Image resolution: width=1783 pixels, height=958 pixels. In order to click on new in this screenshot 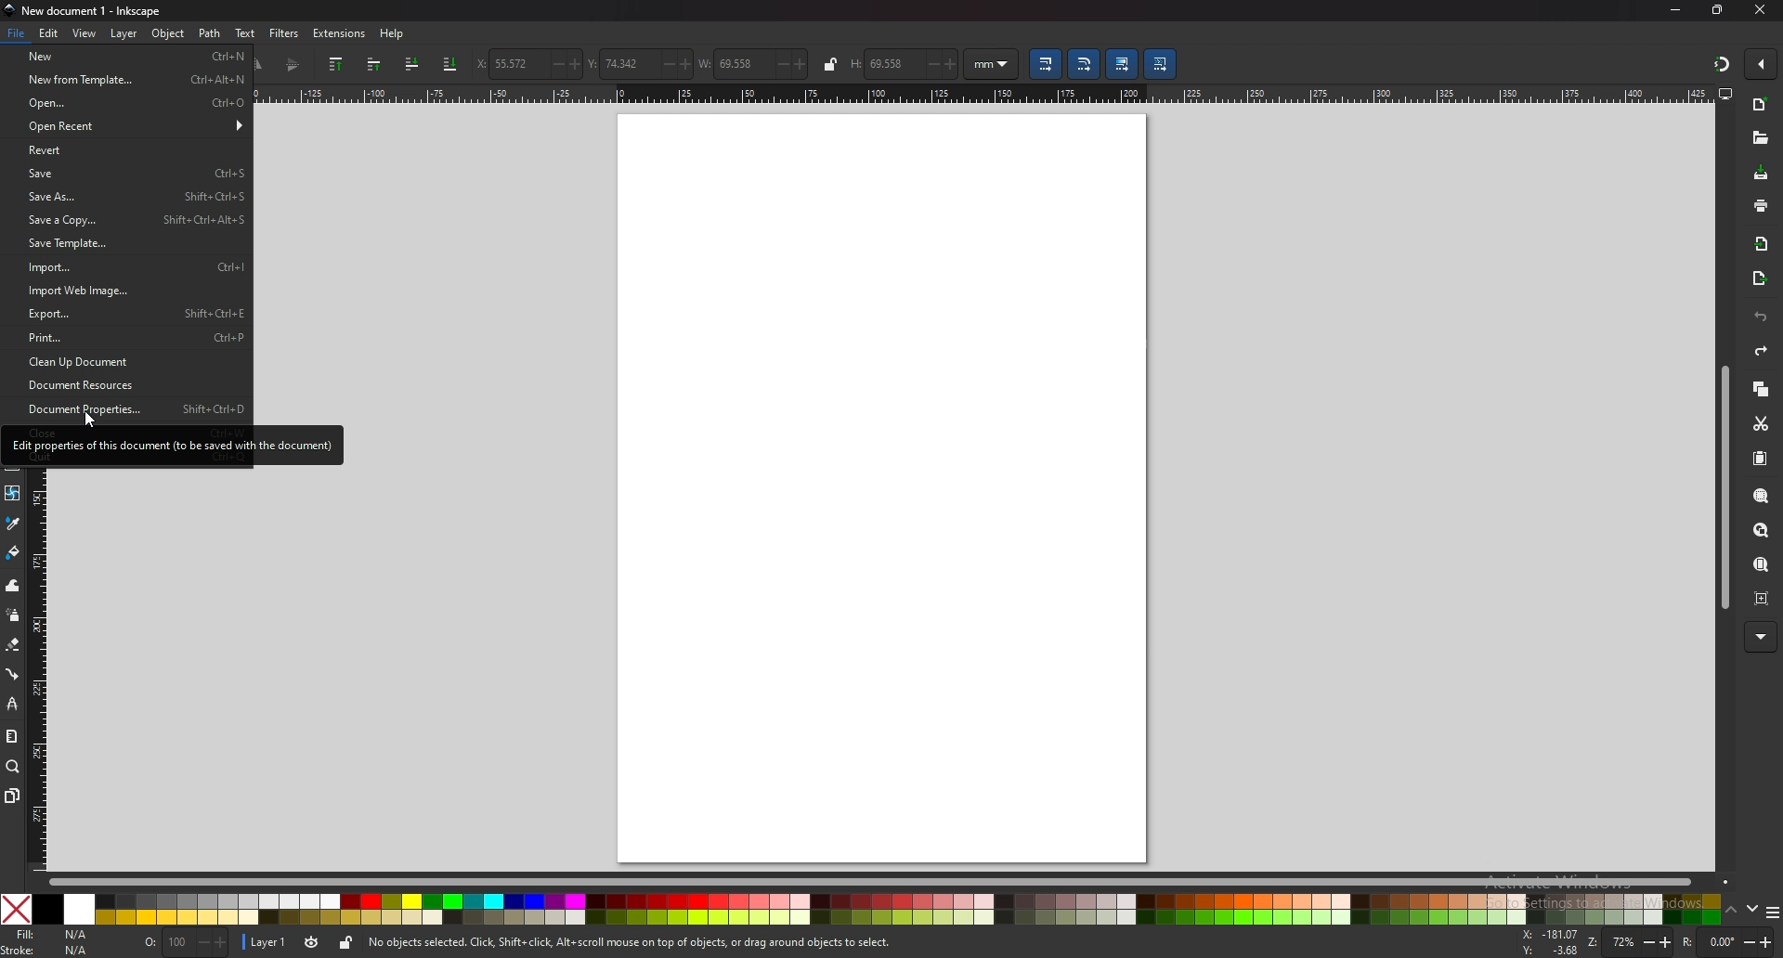, I will do `click(1761, 105)`.